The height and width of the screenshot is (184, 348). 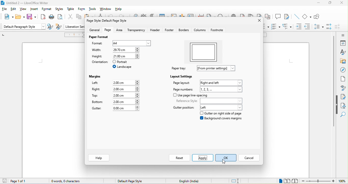 What do you see at coordinates (277, 17) in the screenshot?
I see `comment` at bounding box center [277, 17].